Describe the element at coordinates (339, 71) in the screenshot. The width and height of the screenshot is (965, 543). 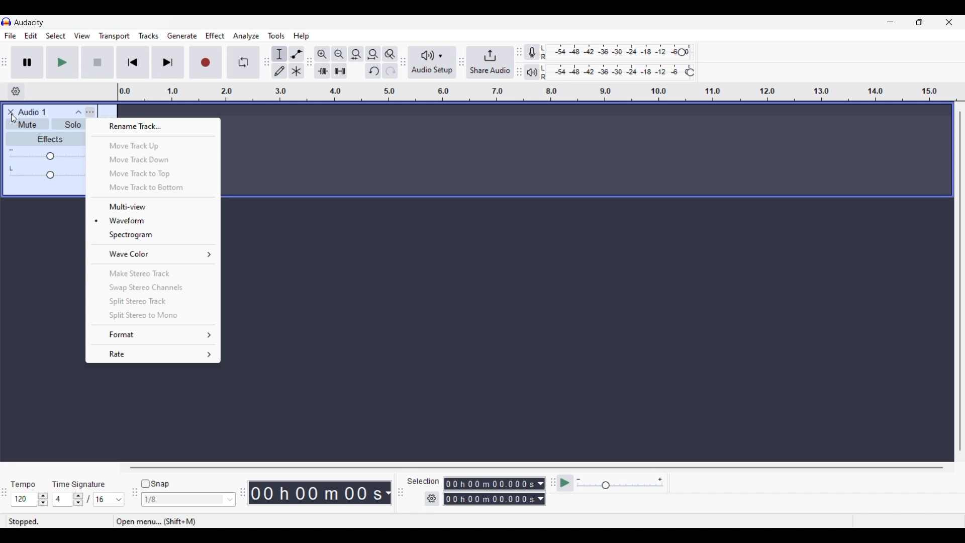
I see `Silence audio selection` at that location.